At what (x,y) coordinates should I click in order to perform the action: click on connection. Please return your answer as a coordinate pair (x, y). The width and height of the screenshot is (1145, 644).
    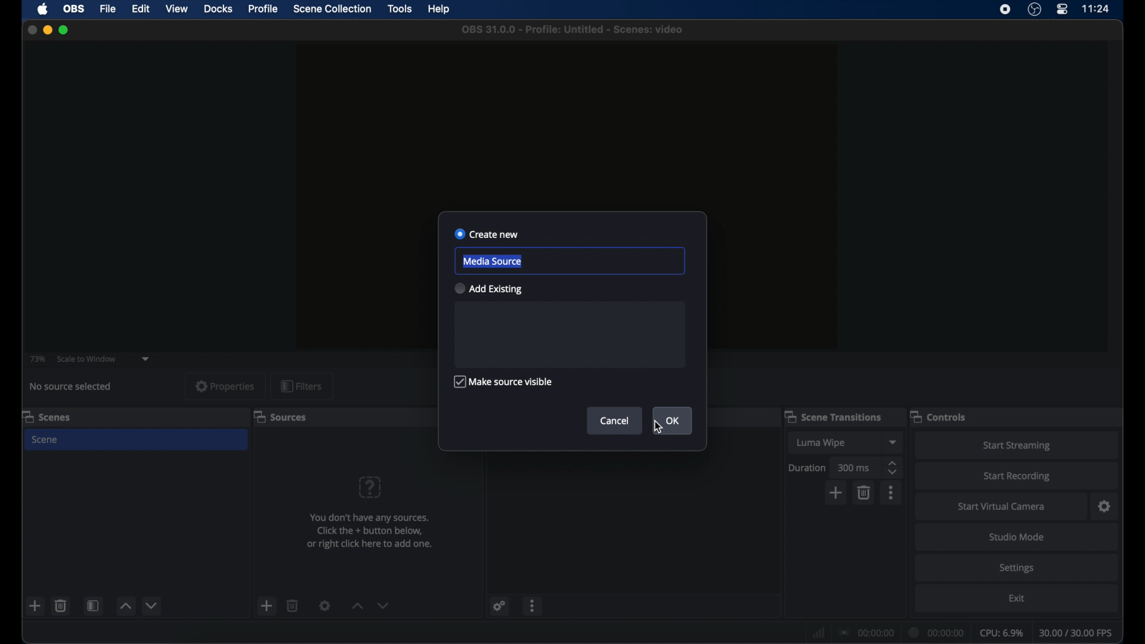
    Looking at the image, I should click on (864, 631).